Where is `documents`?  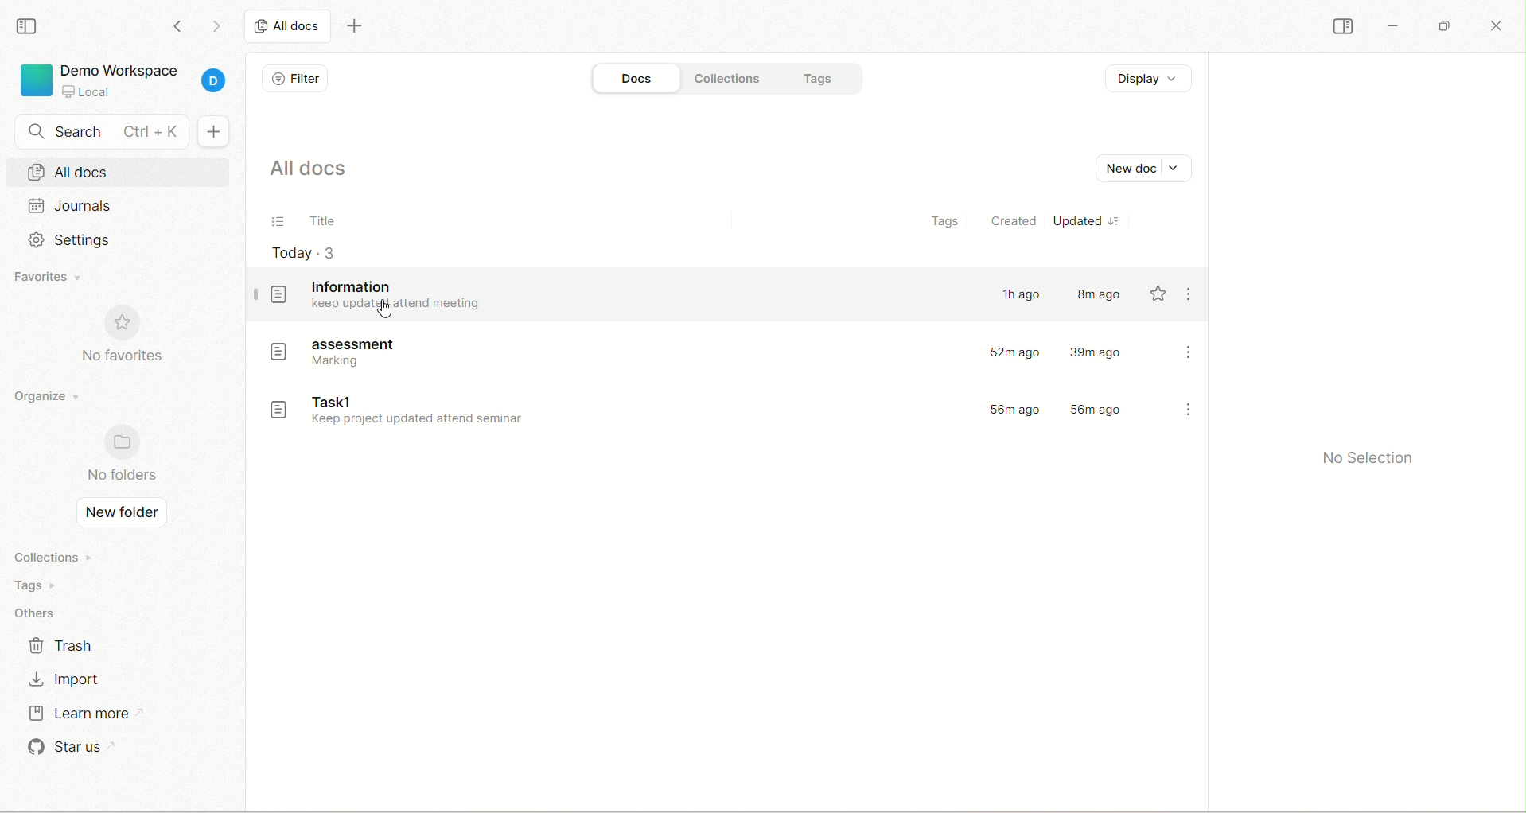
documents is located at coordinates (391, 300).